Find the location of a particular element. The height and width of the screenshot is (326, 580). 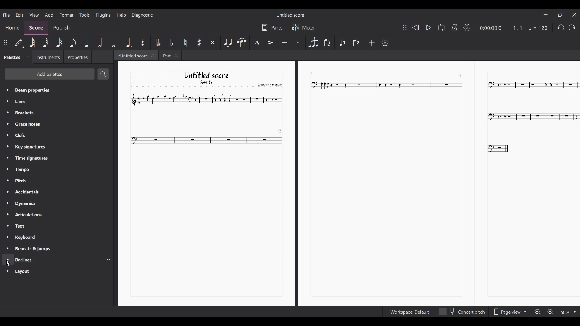

Palette settings is located at coordinates (20, 260).